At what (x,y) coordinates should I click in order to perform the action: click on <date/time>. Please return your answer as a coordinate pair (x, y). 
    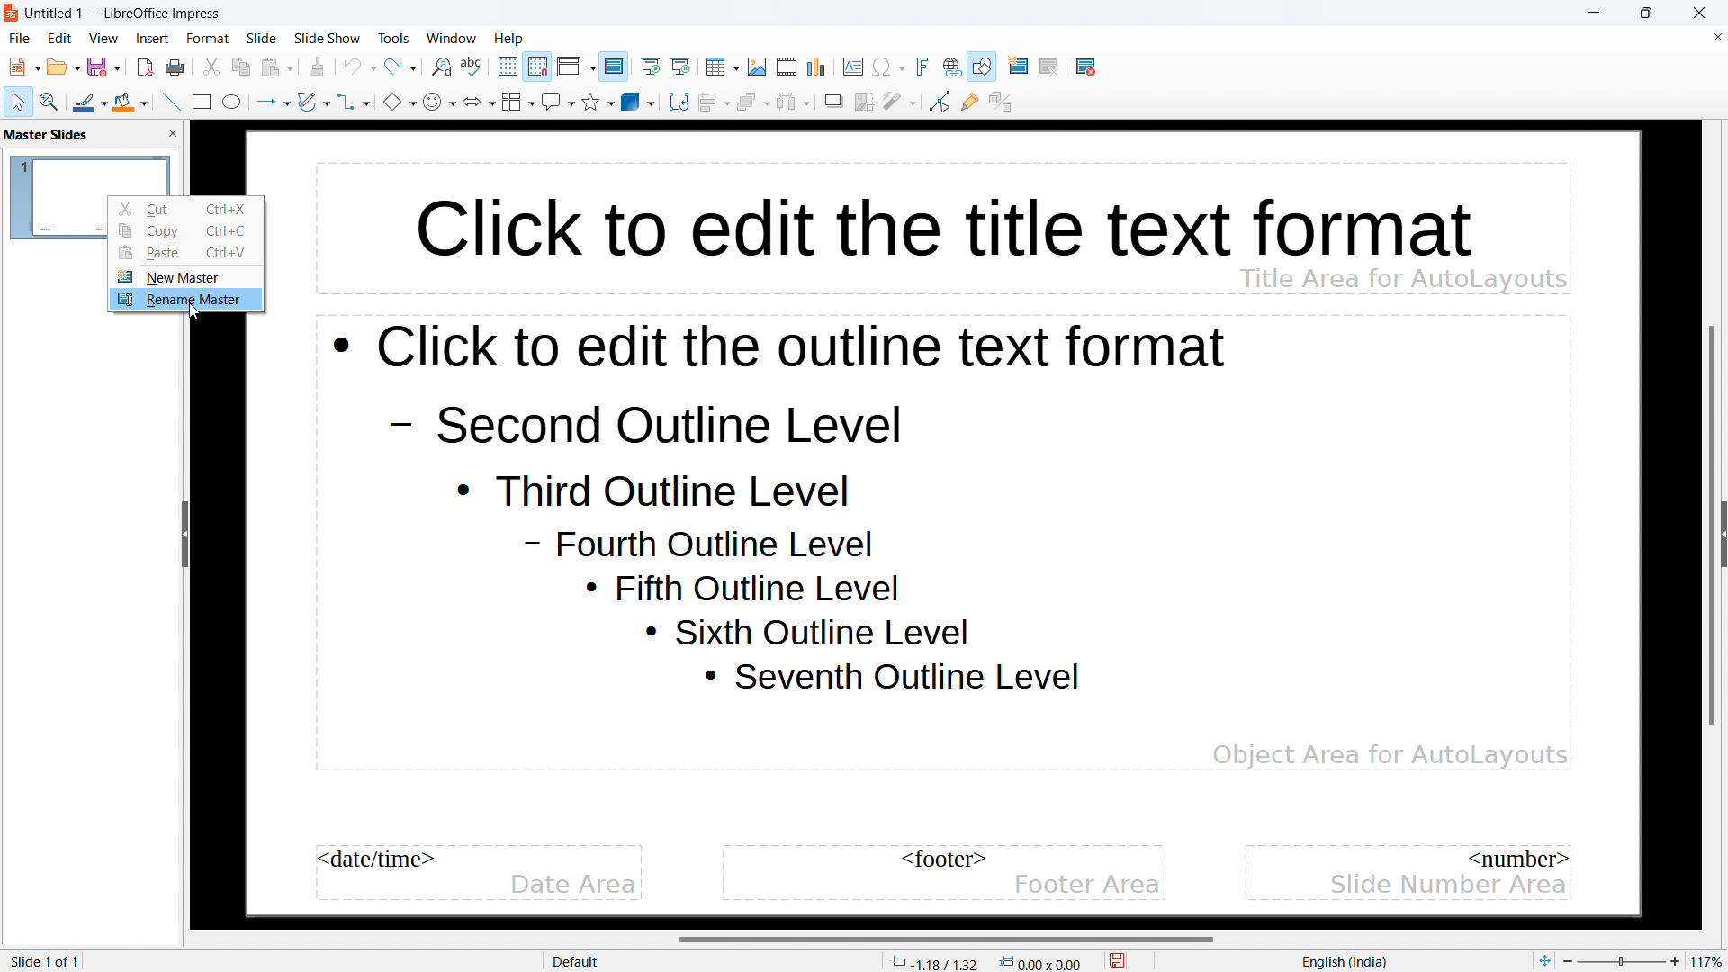
    Looking at the image, I should click on (380, 859).